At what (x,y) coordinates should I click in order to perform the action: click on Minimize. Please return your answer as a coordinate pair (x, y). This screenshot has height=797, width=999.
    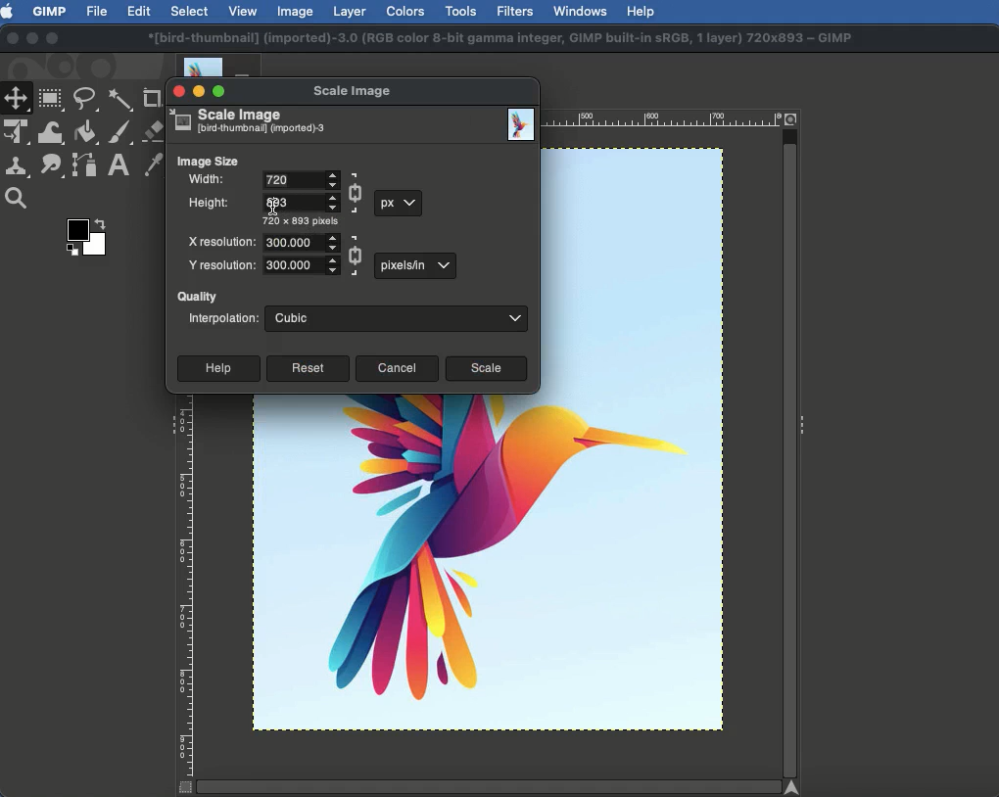
    Looking at the image, I should click on (31, 37).